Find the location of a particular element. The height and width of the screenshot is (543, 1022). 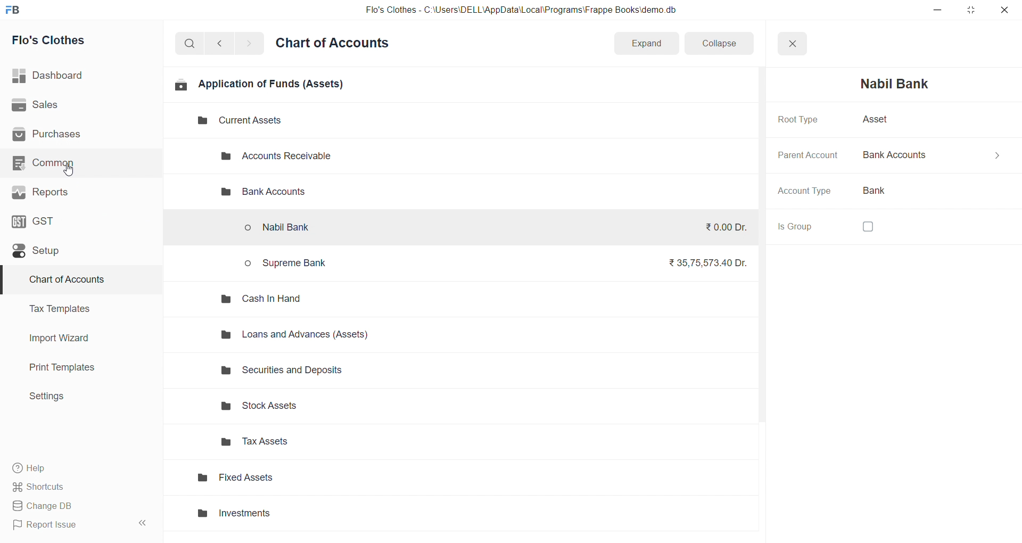

close window is located at coordinates (792, 44).